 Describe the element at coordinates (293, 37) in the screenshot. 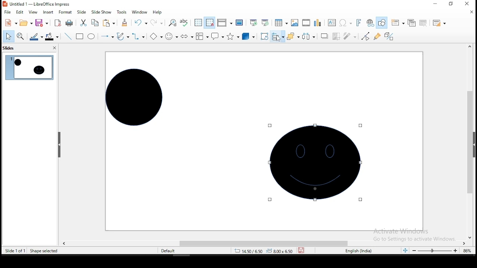

I see `arrange` at that location.